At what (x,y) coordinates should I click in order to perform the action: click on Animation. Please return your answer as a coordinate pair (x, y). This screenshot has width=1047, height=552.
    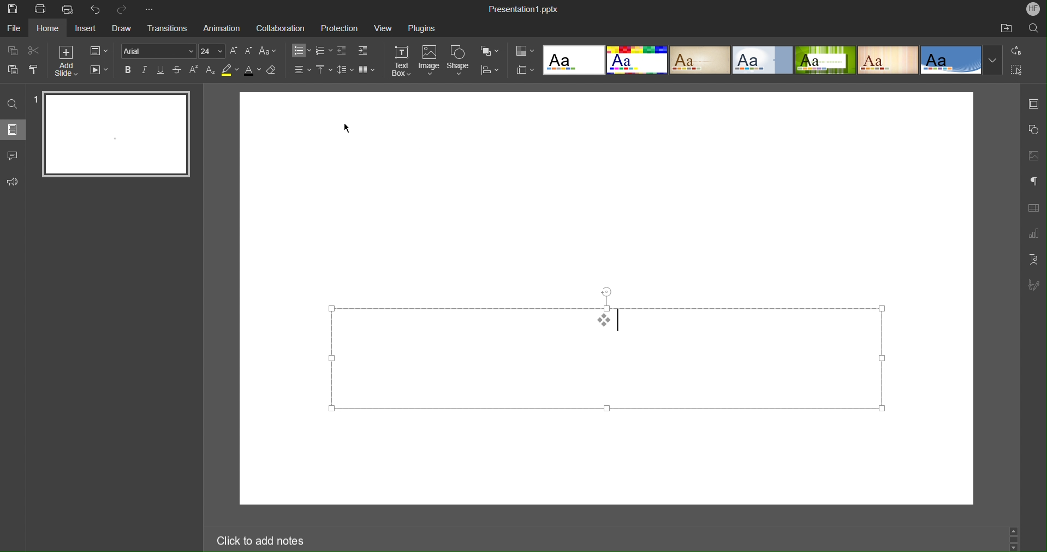
    Looking at the image, I should click on (220, 28).